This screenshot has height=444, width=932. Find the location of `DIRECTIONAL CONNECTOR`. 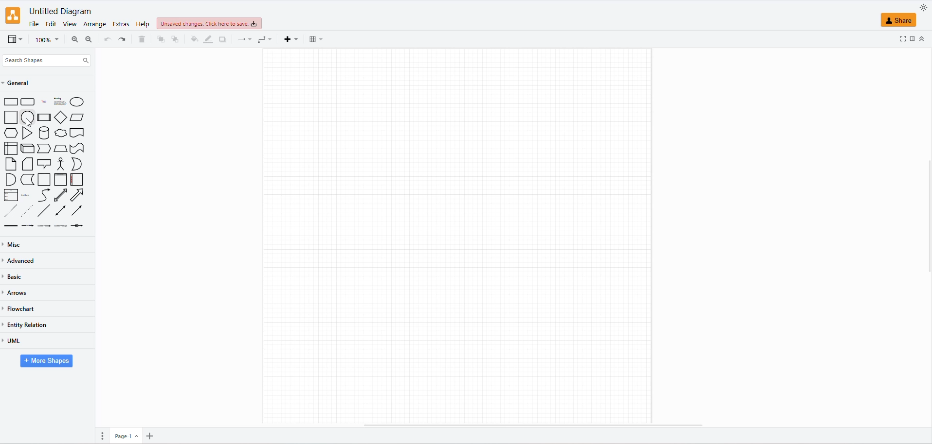

DIRECTIONAL CONNECTOR is located at coordinates (75, 211).